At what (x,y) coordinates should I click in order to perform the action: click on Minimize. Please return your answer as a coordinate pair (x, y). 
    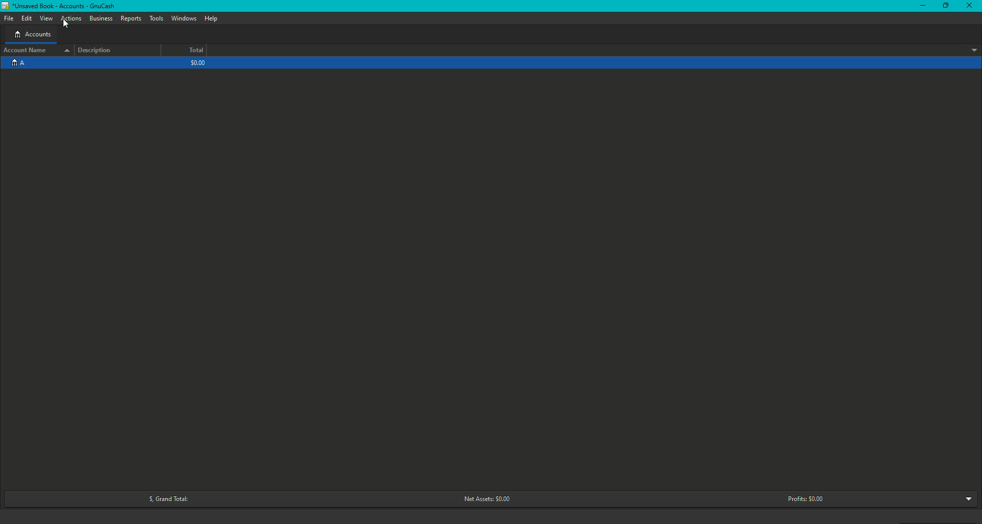
    Looking at the image, I should click on (920, 5).